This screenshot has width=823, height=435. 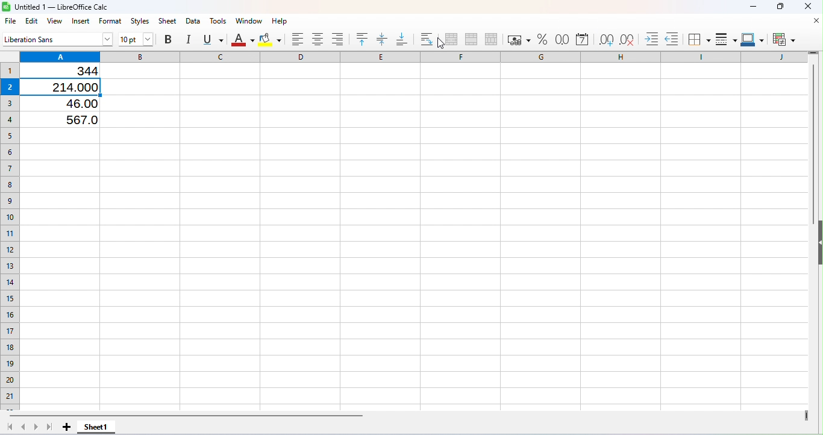 What do you see at coordinates (74, 103) in the screenshot?
I see `46.00` at bounding box center [74, 103].